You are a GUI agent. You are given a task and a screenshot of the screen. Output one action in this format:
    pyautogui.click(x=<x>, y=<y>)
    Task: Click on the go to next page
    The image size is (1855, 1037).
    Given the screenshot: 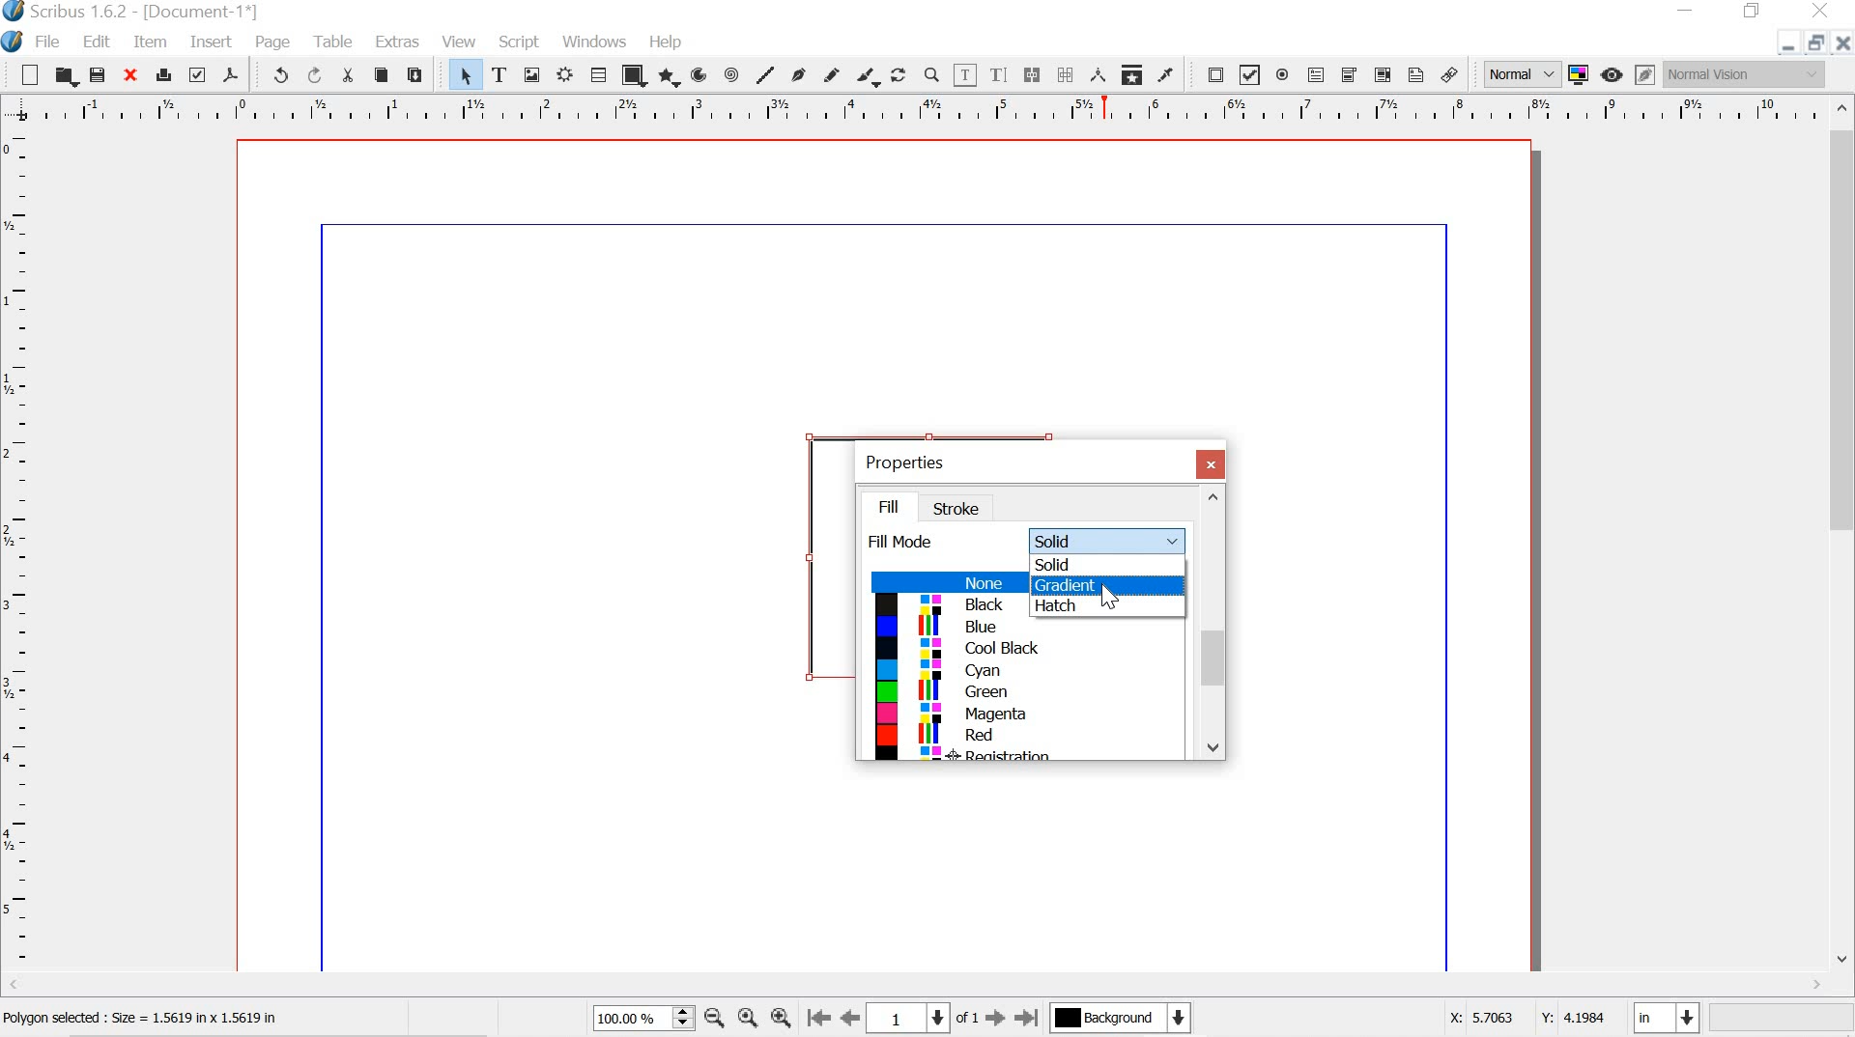 What is the action you would take?
    pyautogui.click(x=995, y=1020)
    